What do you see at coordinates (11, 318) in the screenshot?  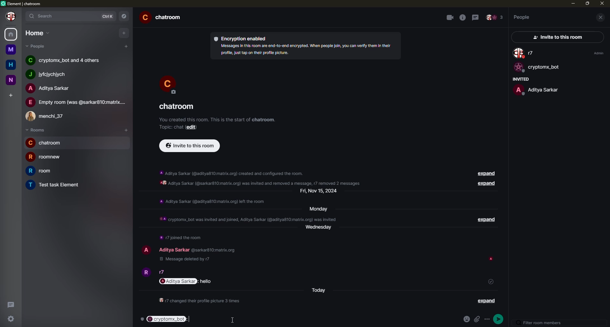 I see `settings` at bounding box center [11, 318].